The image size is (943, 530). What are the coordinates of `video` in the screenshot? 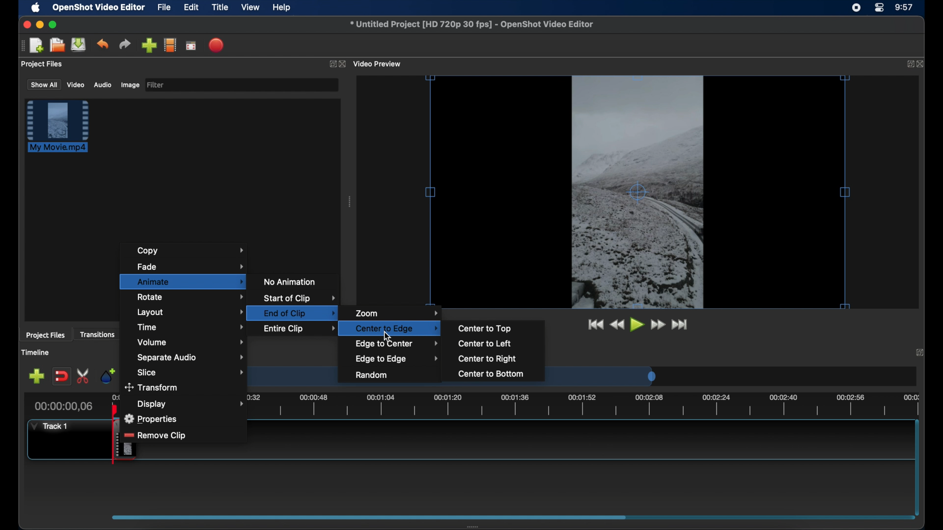 It's located at (76, 84).